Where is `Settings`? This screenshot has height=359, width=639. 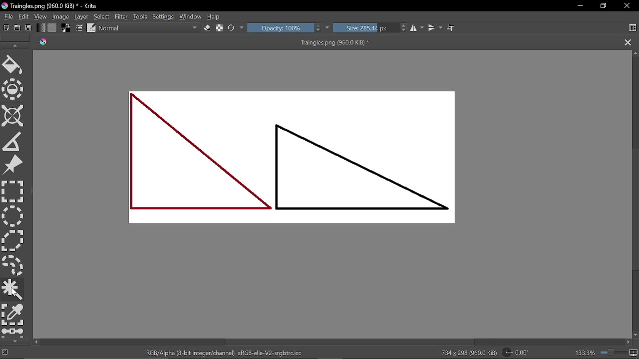 Settings is located at coordinates (164, 16).